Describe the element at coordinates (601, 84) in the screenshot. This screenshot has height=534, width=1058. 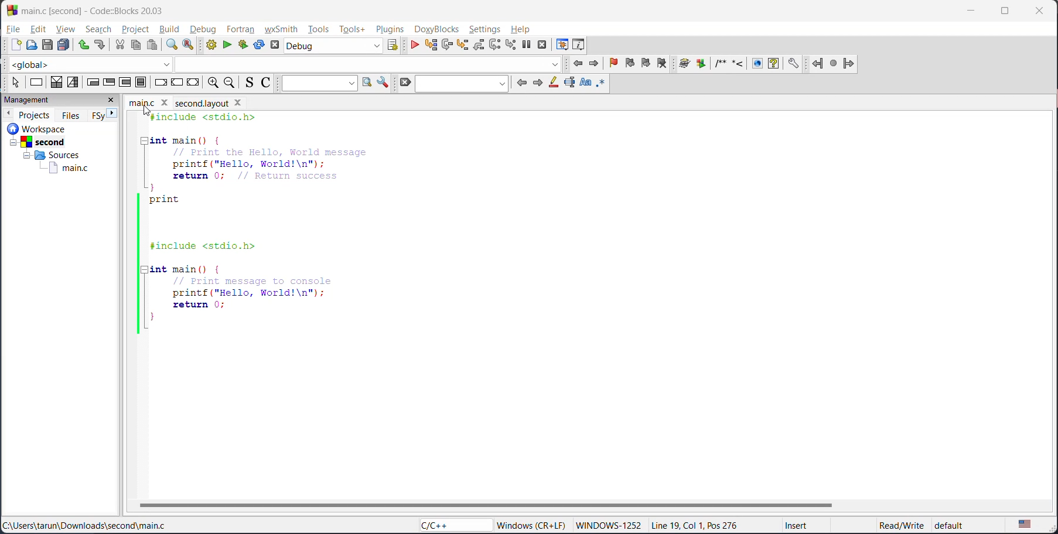
I see `regex` at that location.